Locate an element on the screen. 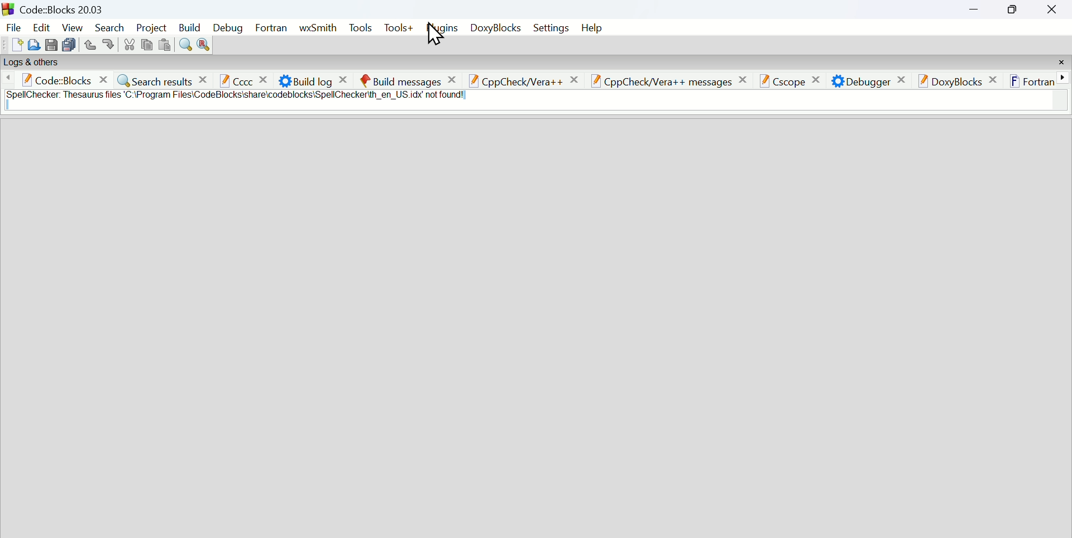 The width and height of the screenshot is (1072, 538). Close is located at coordinates (1052, 11).